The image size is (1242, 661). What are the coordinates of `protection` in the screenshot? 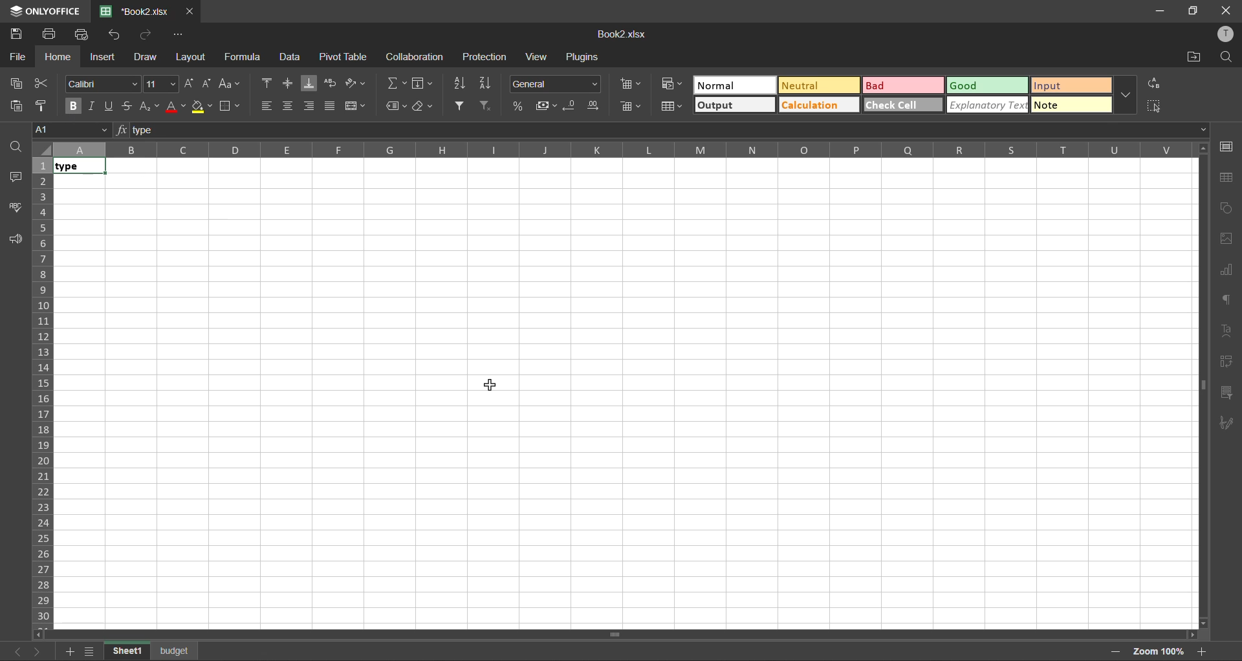 It's located at (486, 58).